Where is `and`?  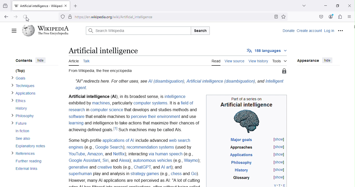 and is located at coordinates (114, 161).